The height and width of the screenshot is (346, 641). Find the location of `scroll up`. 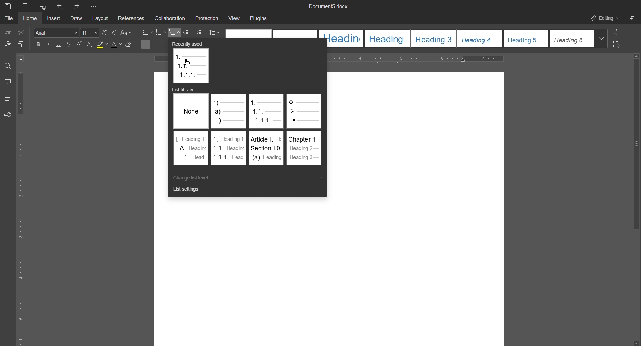

scroll up is located at coordinates (636, 56).